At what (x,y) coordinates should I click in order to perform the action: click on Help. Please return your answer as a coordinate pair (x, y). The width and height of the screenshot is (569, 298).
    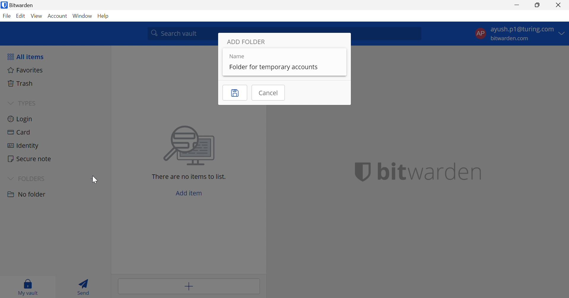
    Looking at the image, I should click on (103, 15).